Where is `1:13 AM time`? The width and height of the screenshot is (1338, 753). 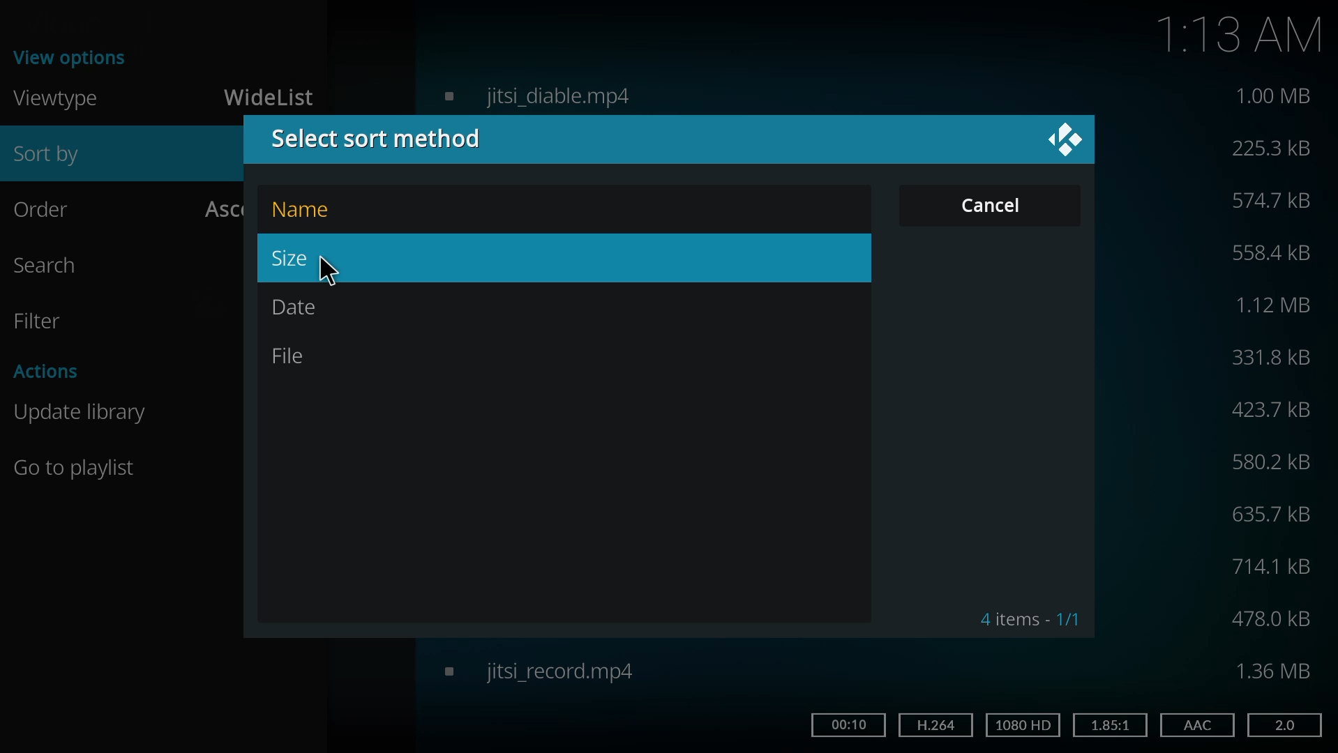 1:13 AM time is located at coordinates (1242, 36).